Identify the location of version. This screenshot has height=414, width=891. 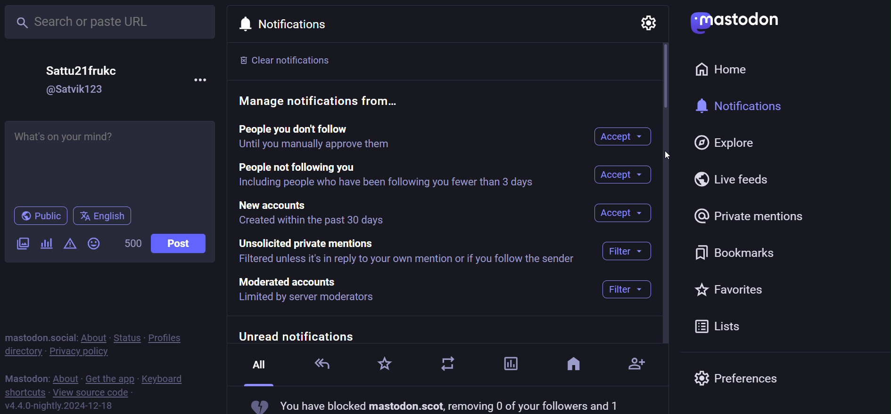
(59, 405).